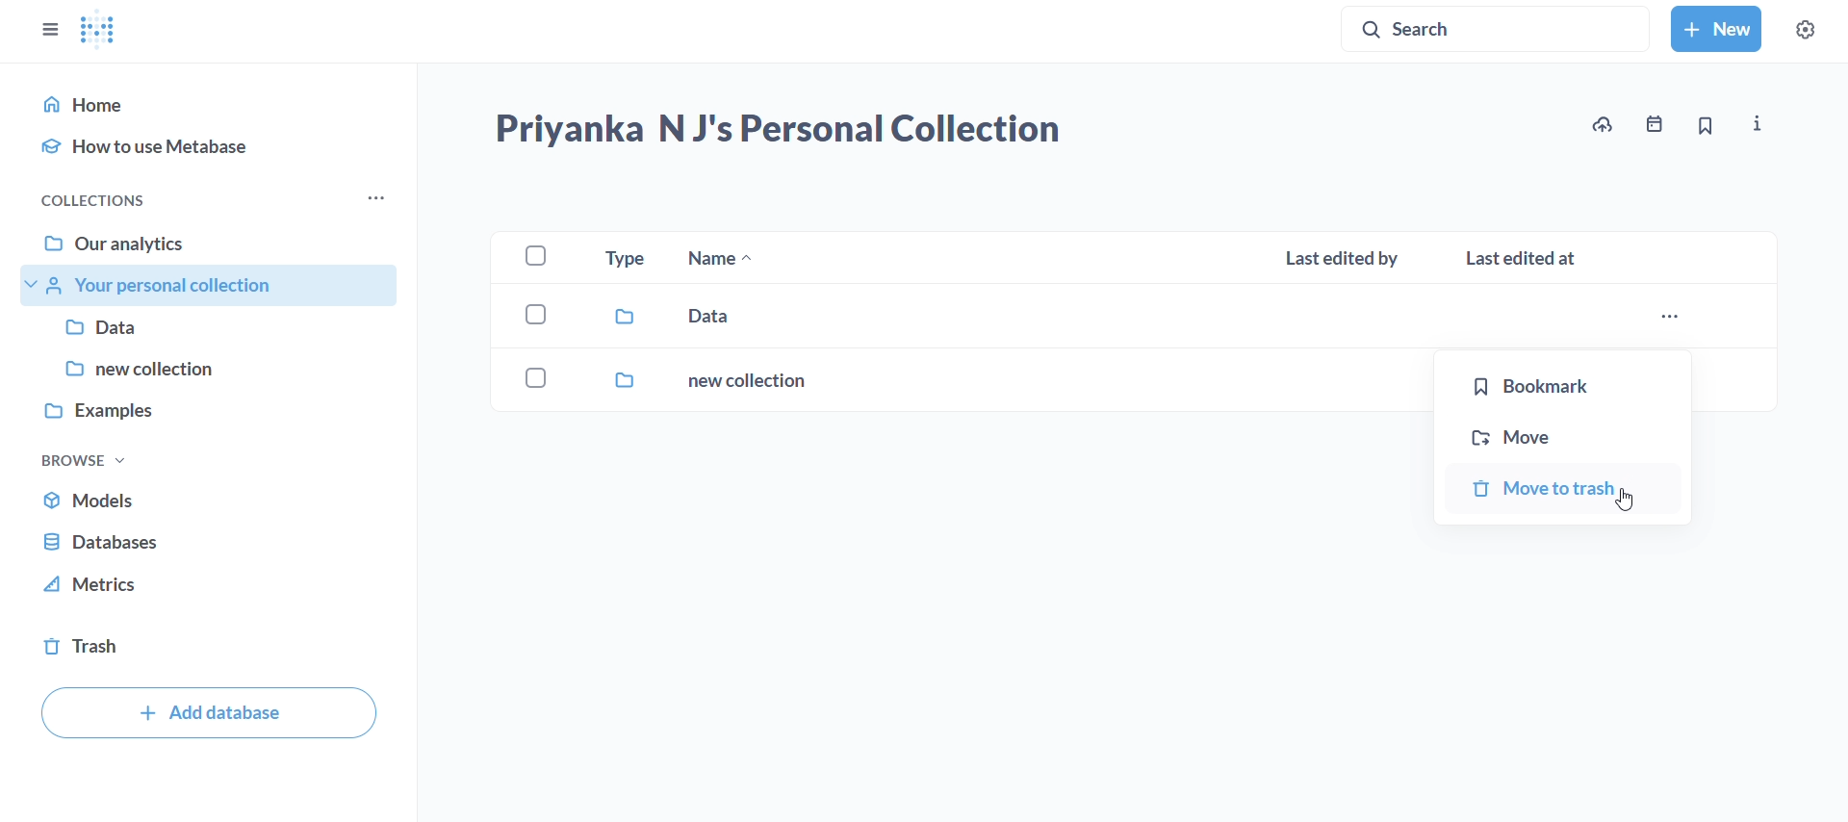  Describe the element at coordinates (217, 543) in the screenshot. I see `database` at that location.